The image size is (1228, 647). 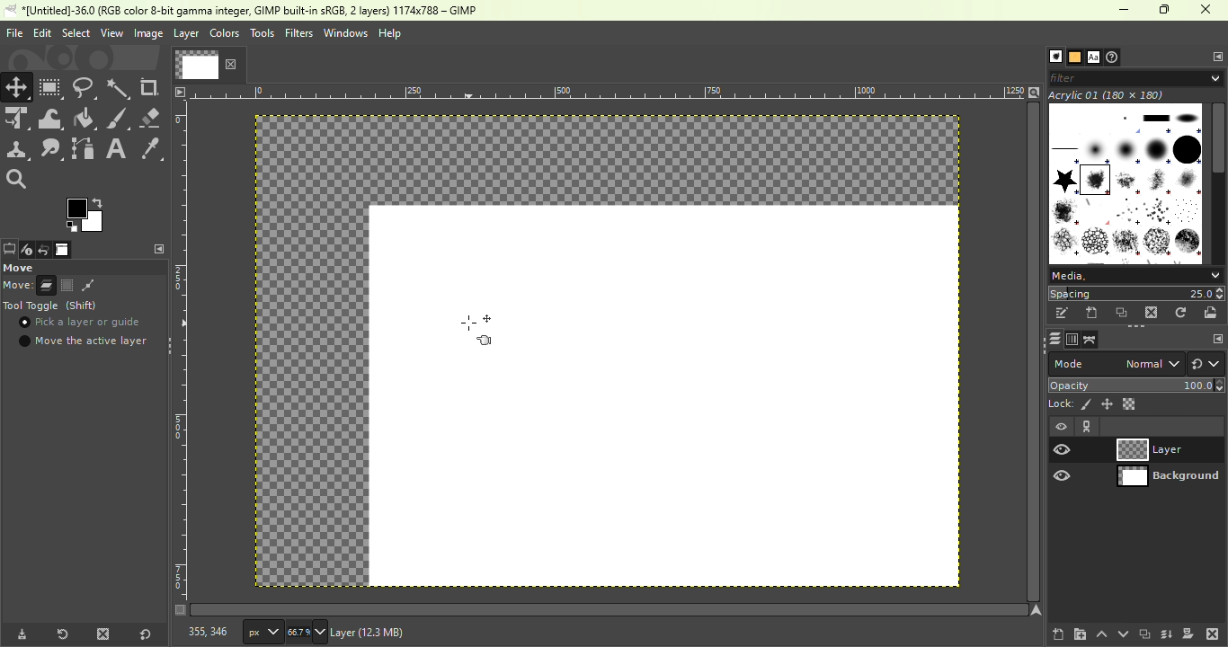 I want to click on Image box, so click(x=1126, y=179).